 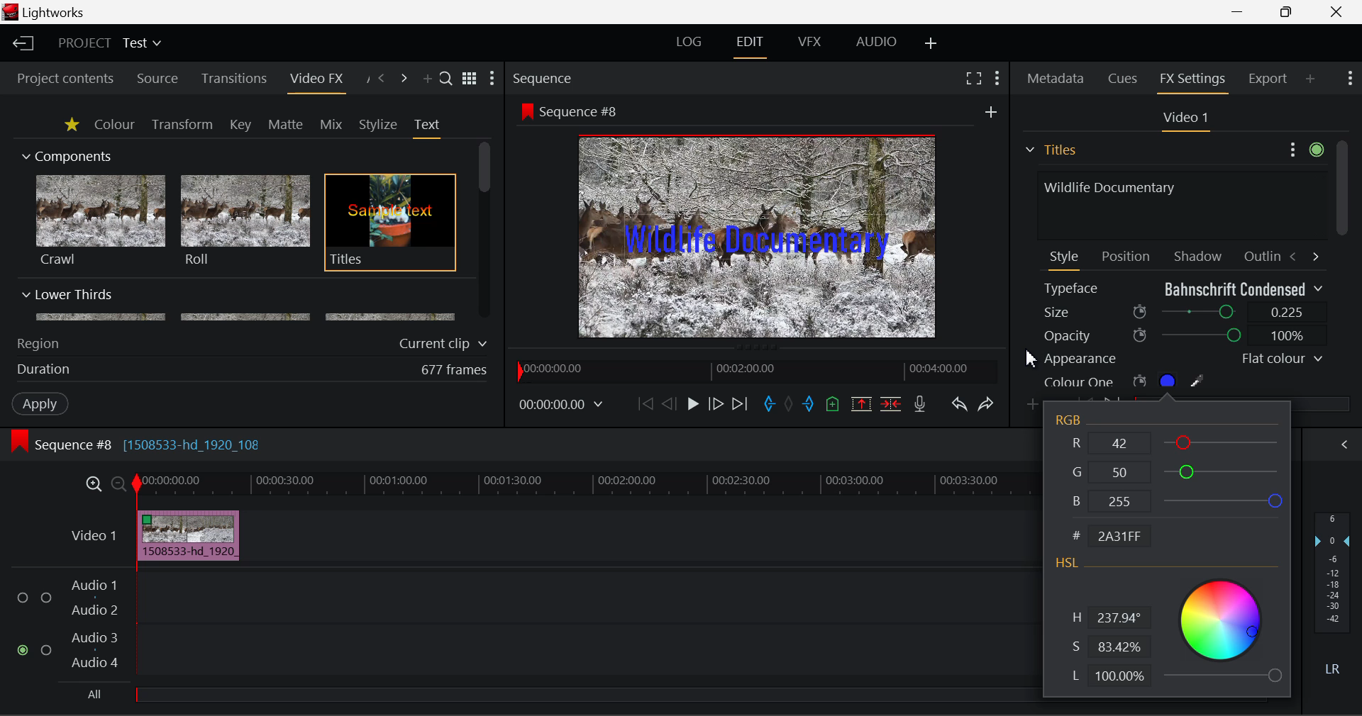 What do you see at coordinates (426, 79) in the screenshot?
I see `Add Panel` at bounding box center [426, 79].